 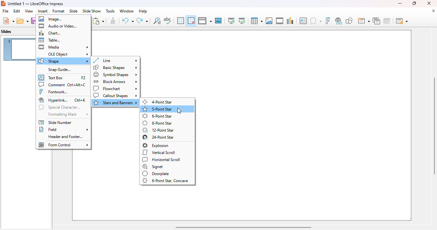 What do you see at coordinates (68, 54) in the screenshot?
I see `OLE object` at bounding box center [68, 54].